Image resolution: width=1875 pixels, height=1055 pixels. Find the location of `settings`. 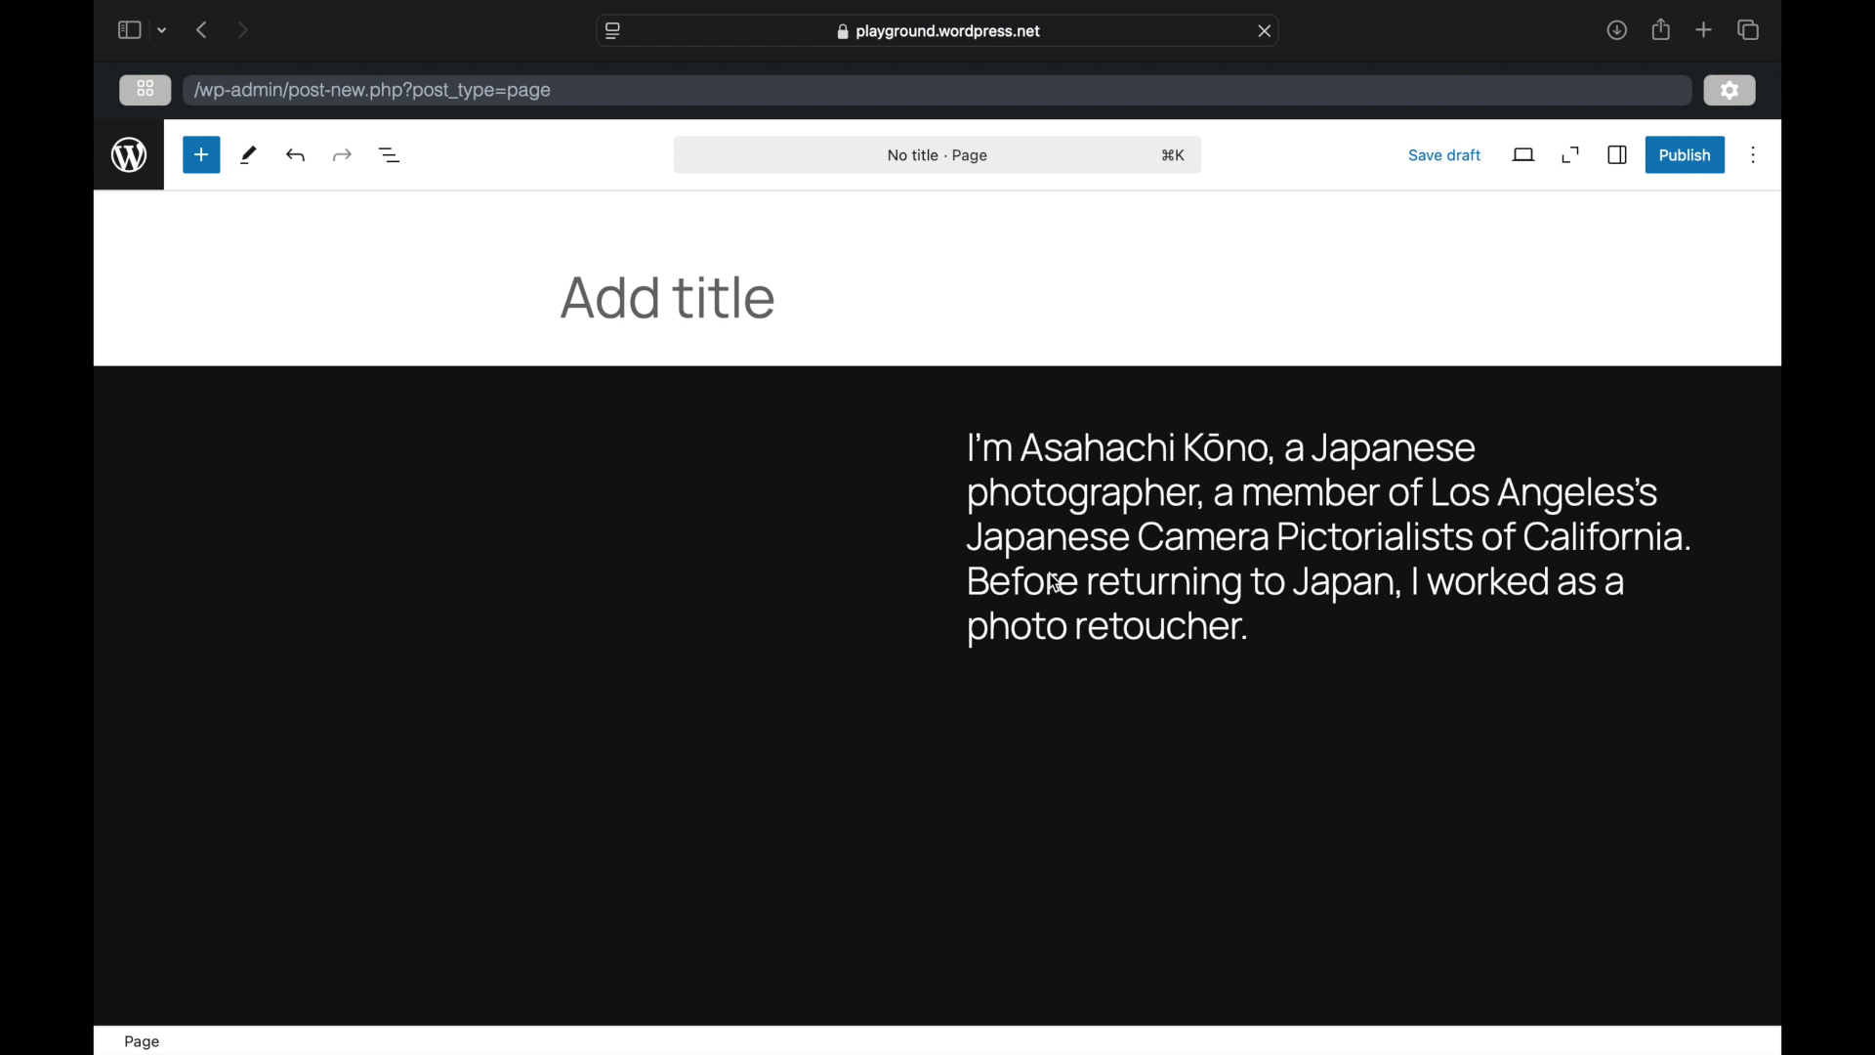

settings is located at coordinates (1730, 92).